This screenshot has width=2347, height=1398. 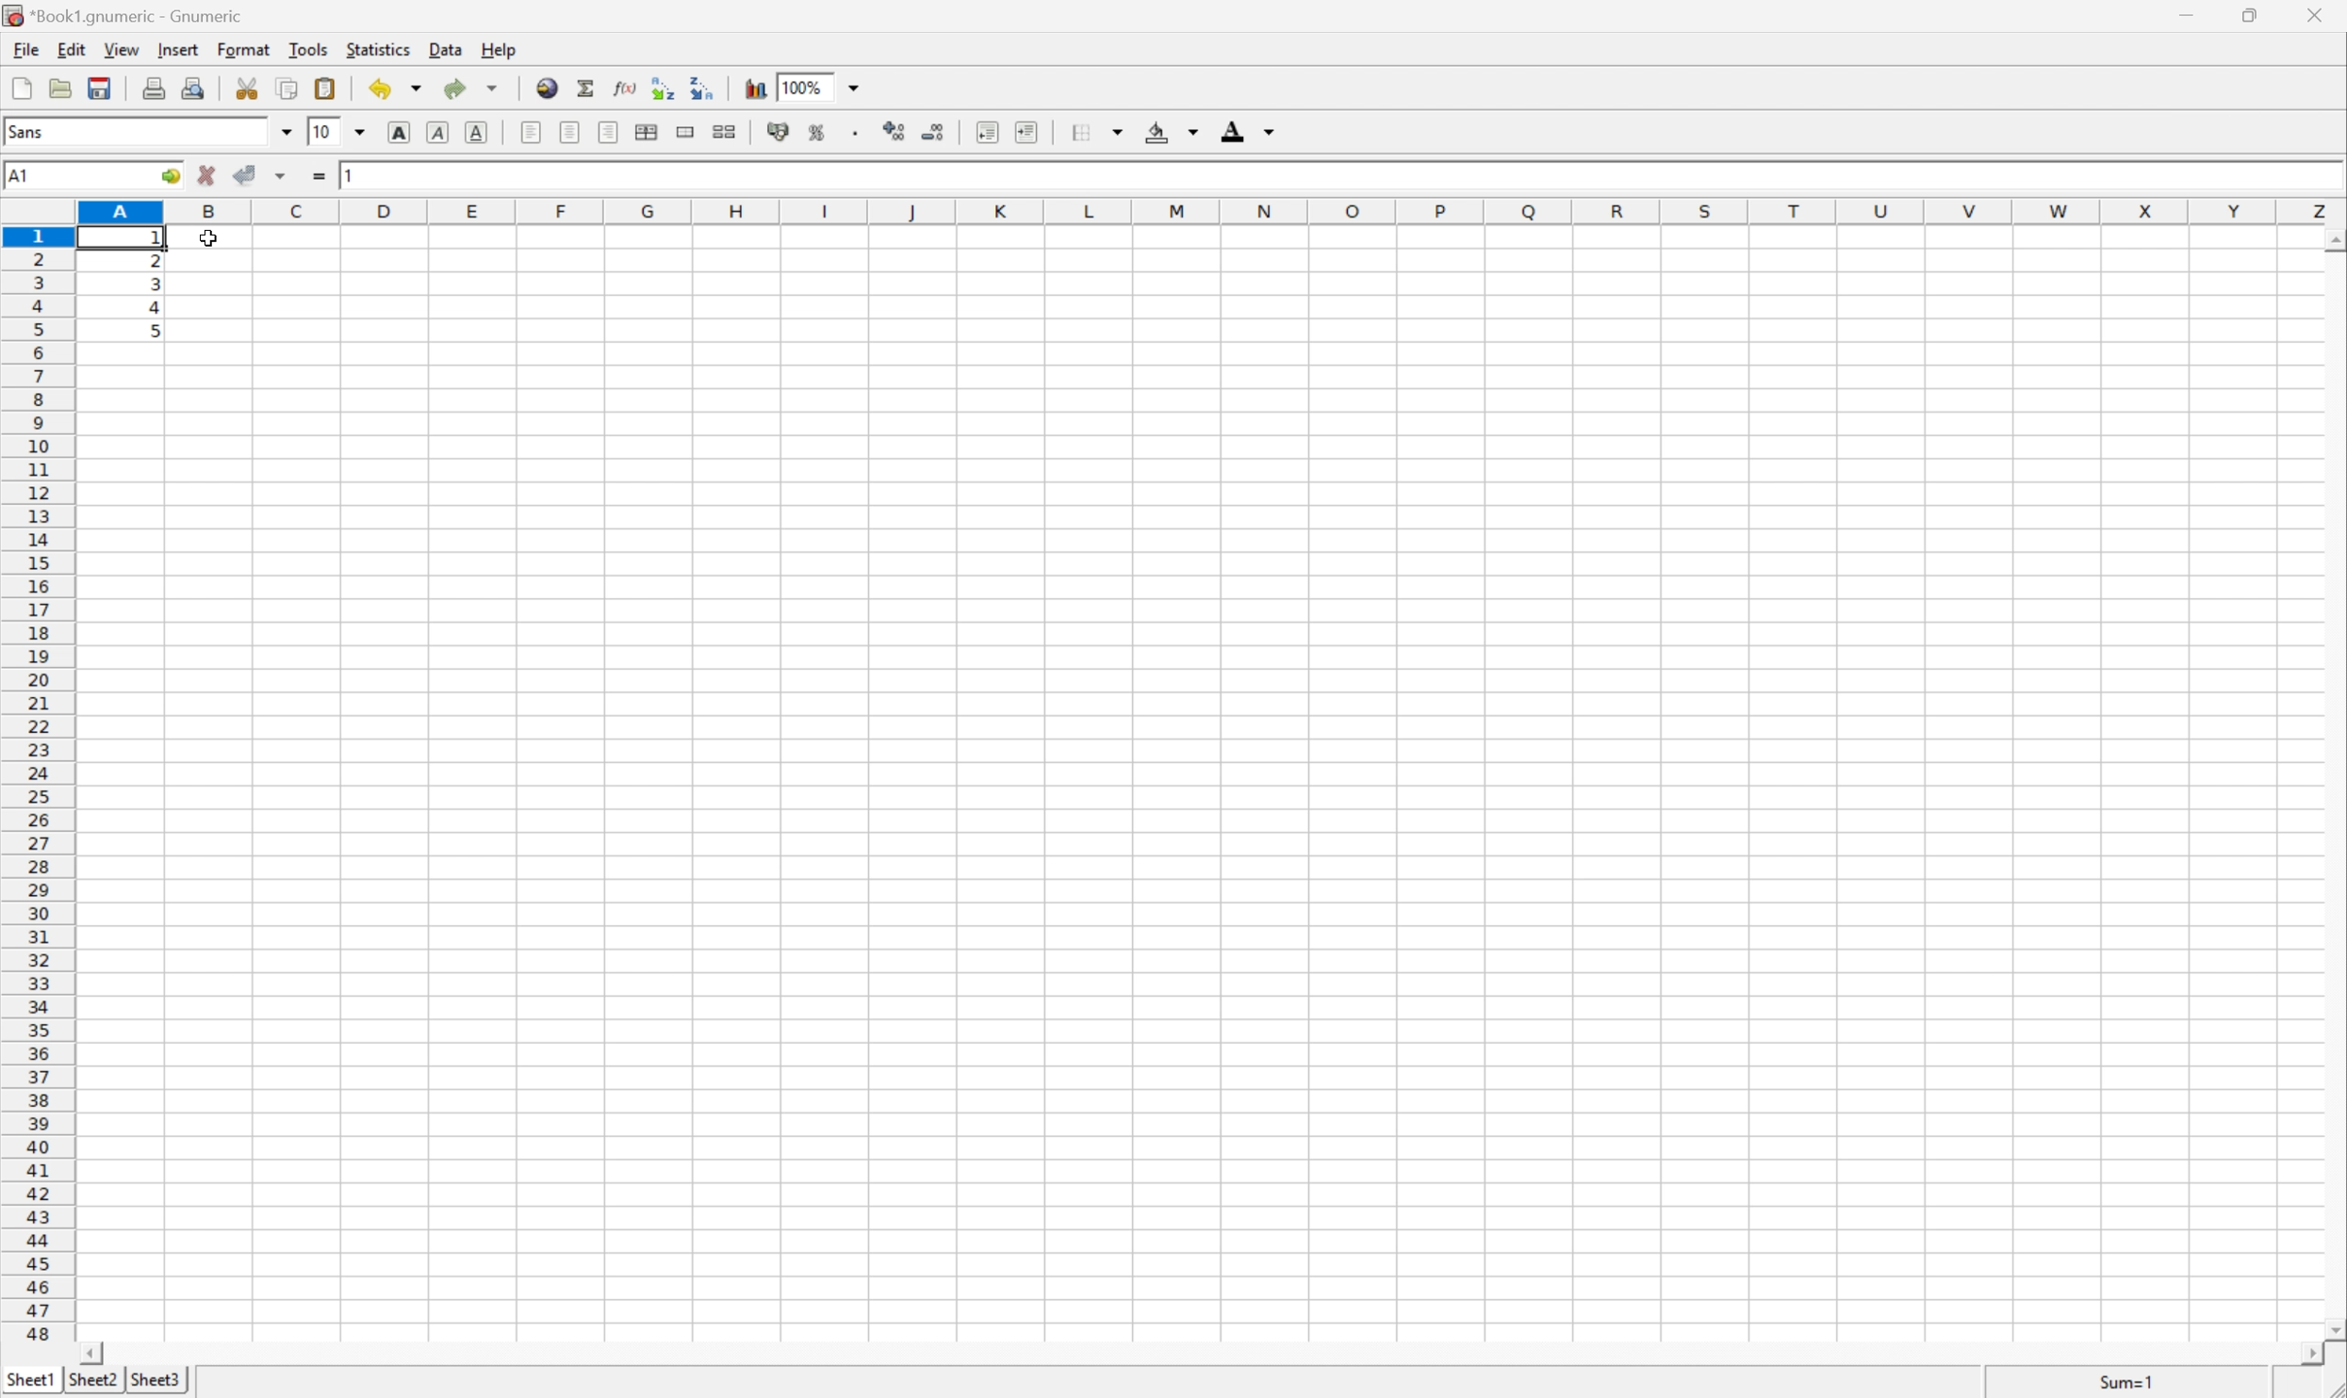 I want to click on Scroll Up, so click(x=2332, y=239).